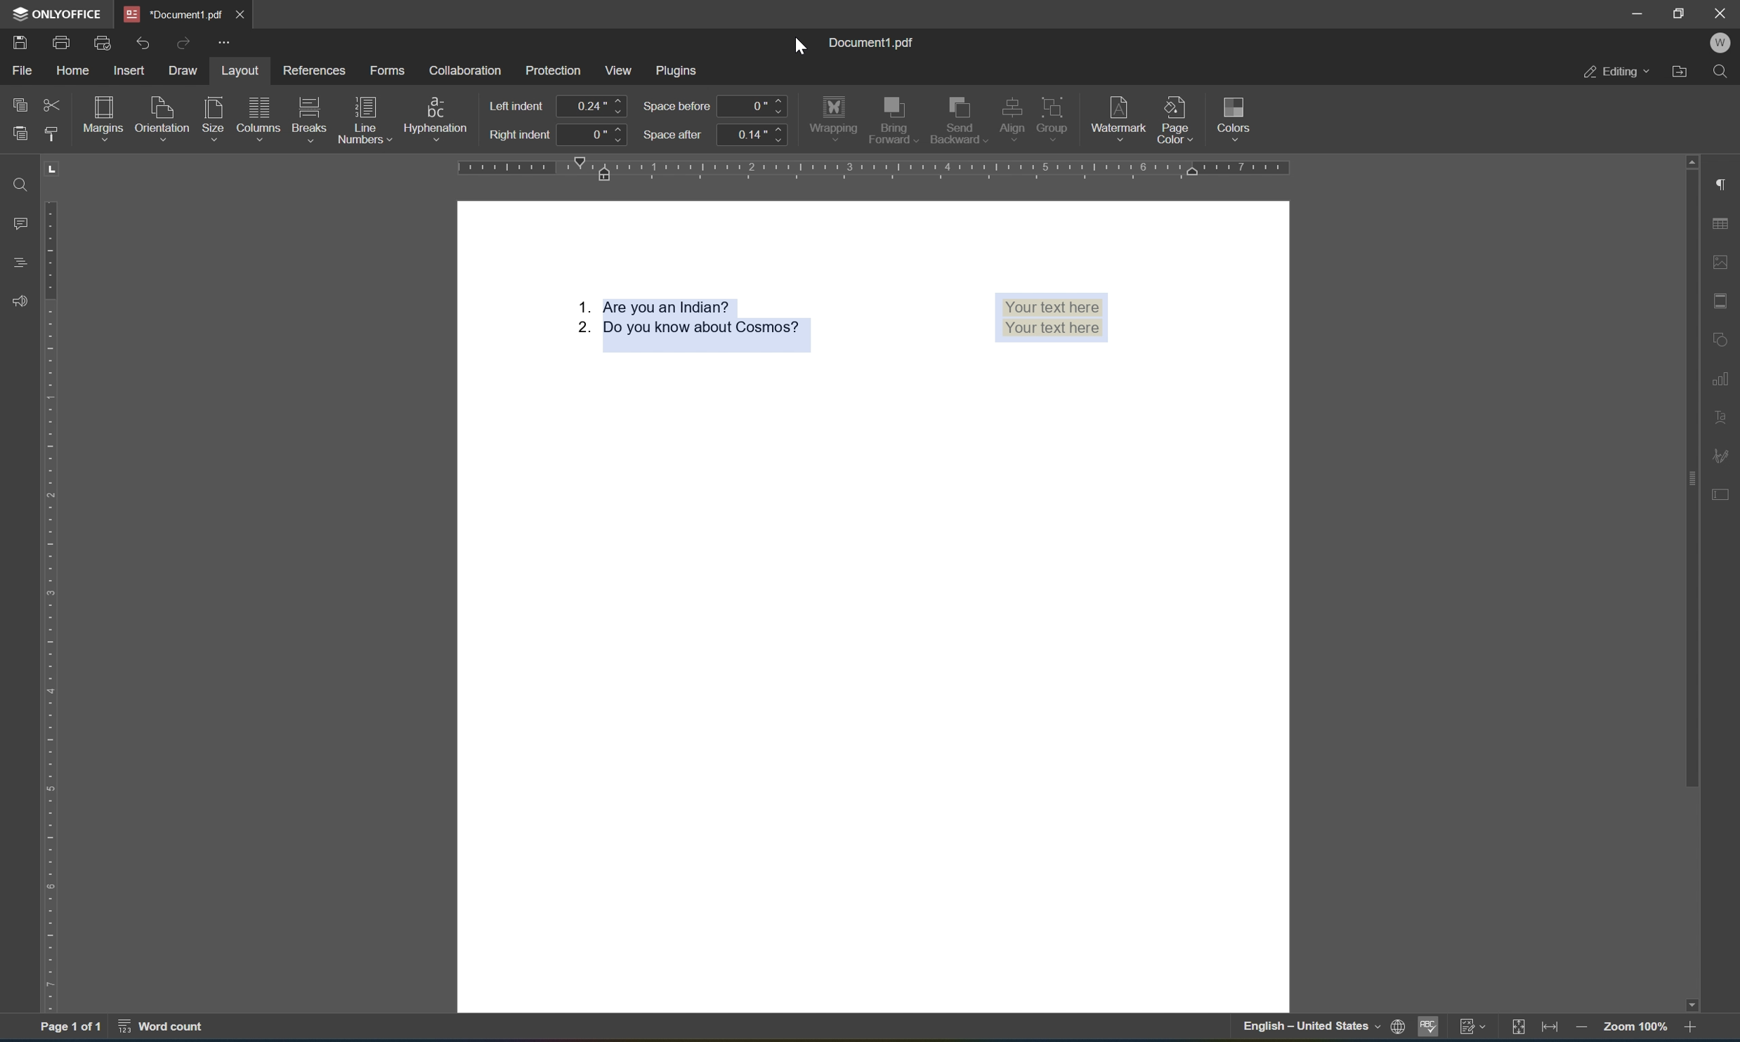 The width and height of the screenshot is (1740, 1042). Describe the element at coordinates (1119, 114) in the screenshot. I see `watermark` at that location.